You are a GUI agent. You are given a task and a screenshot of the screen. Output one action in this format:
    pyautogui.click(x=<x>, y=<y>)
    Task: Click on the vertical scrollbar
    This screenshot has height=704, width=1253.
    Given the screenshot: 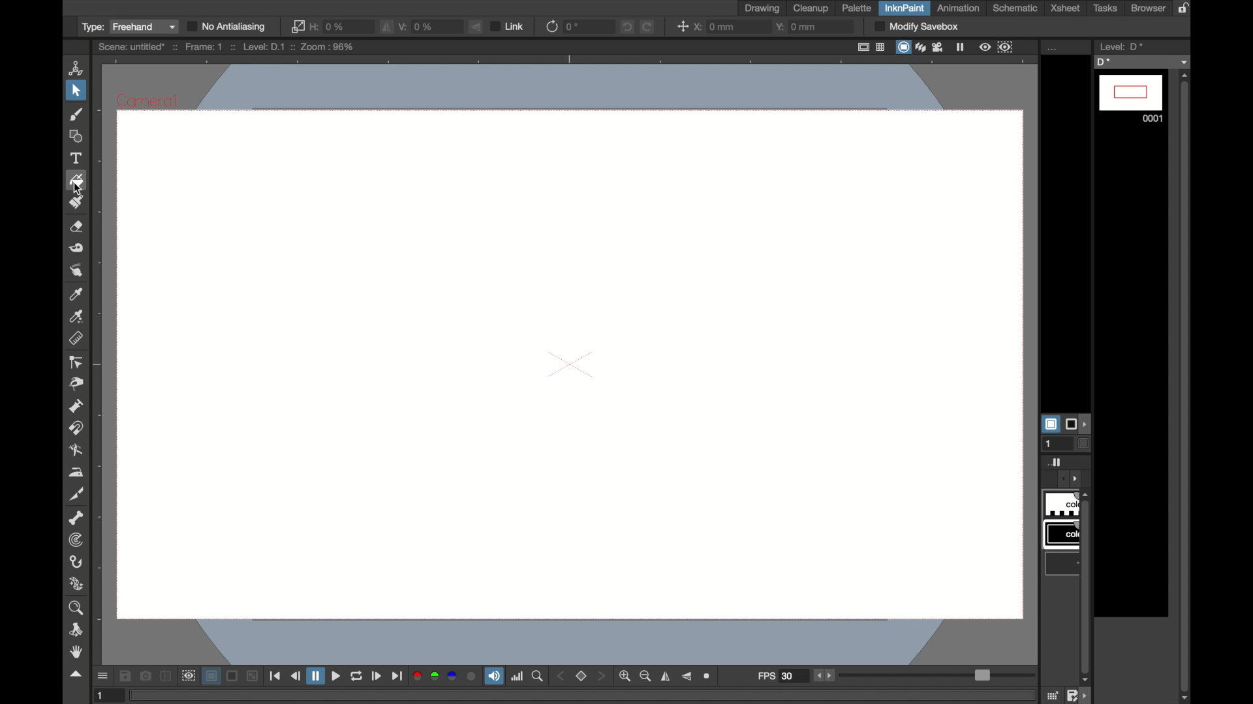 What is the action you would take?
    pyautogui.click(x=1185, y=388)
    